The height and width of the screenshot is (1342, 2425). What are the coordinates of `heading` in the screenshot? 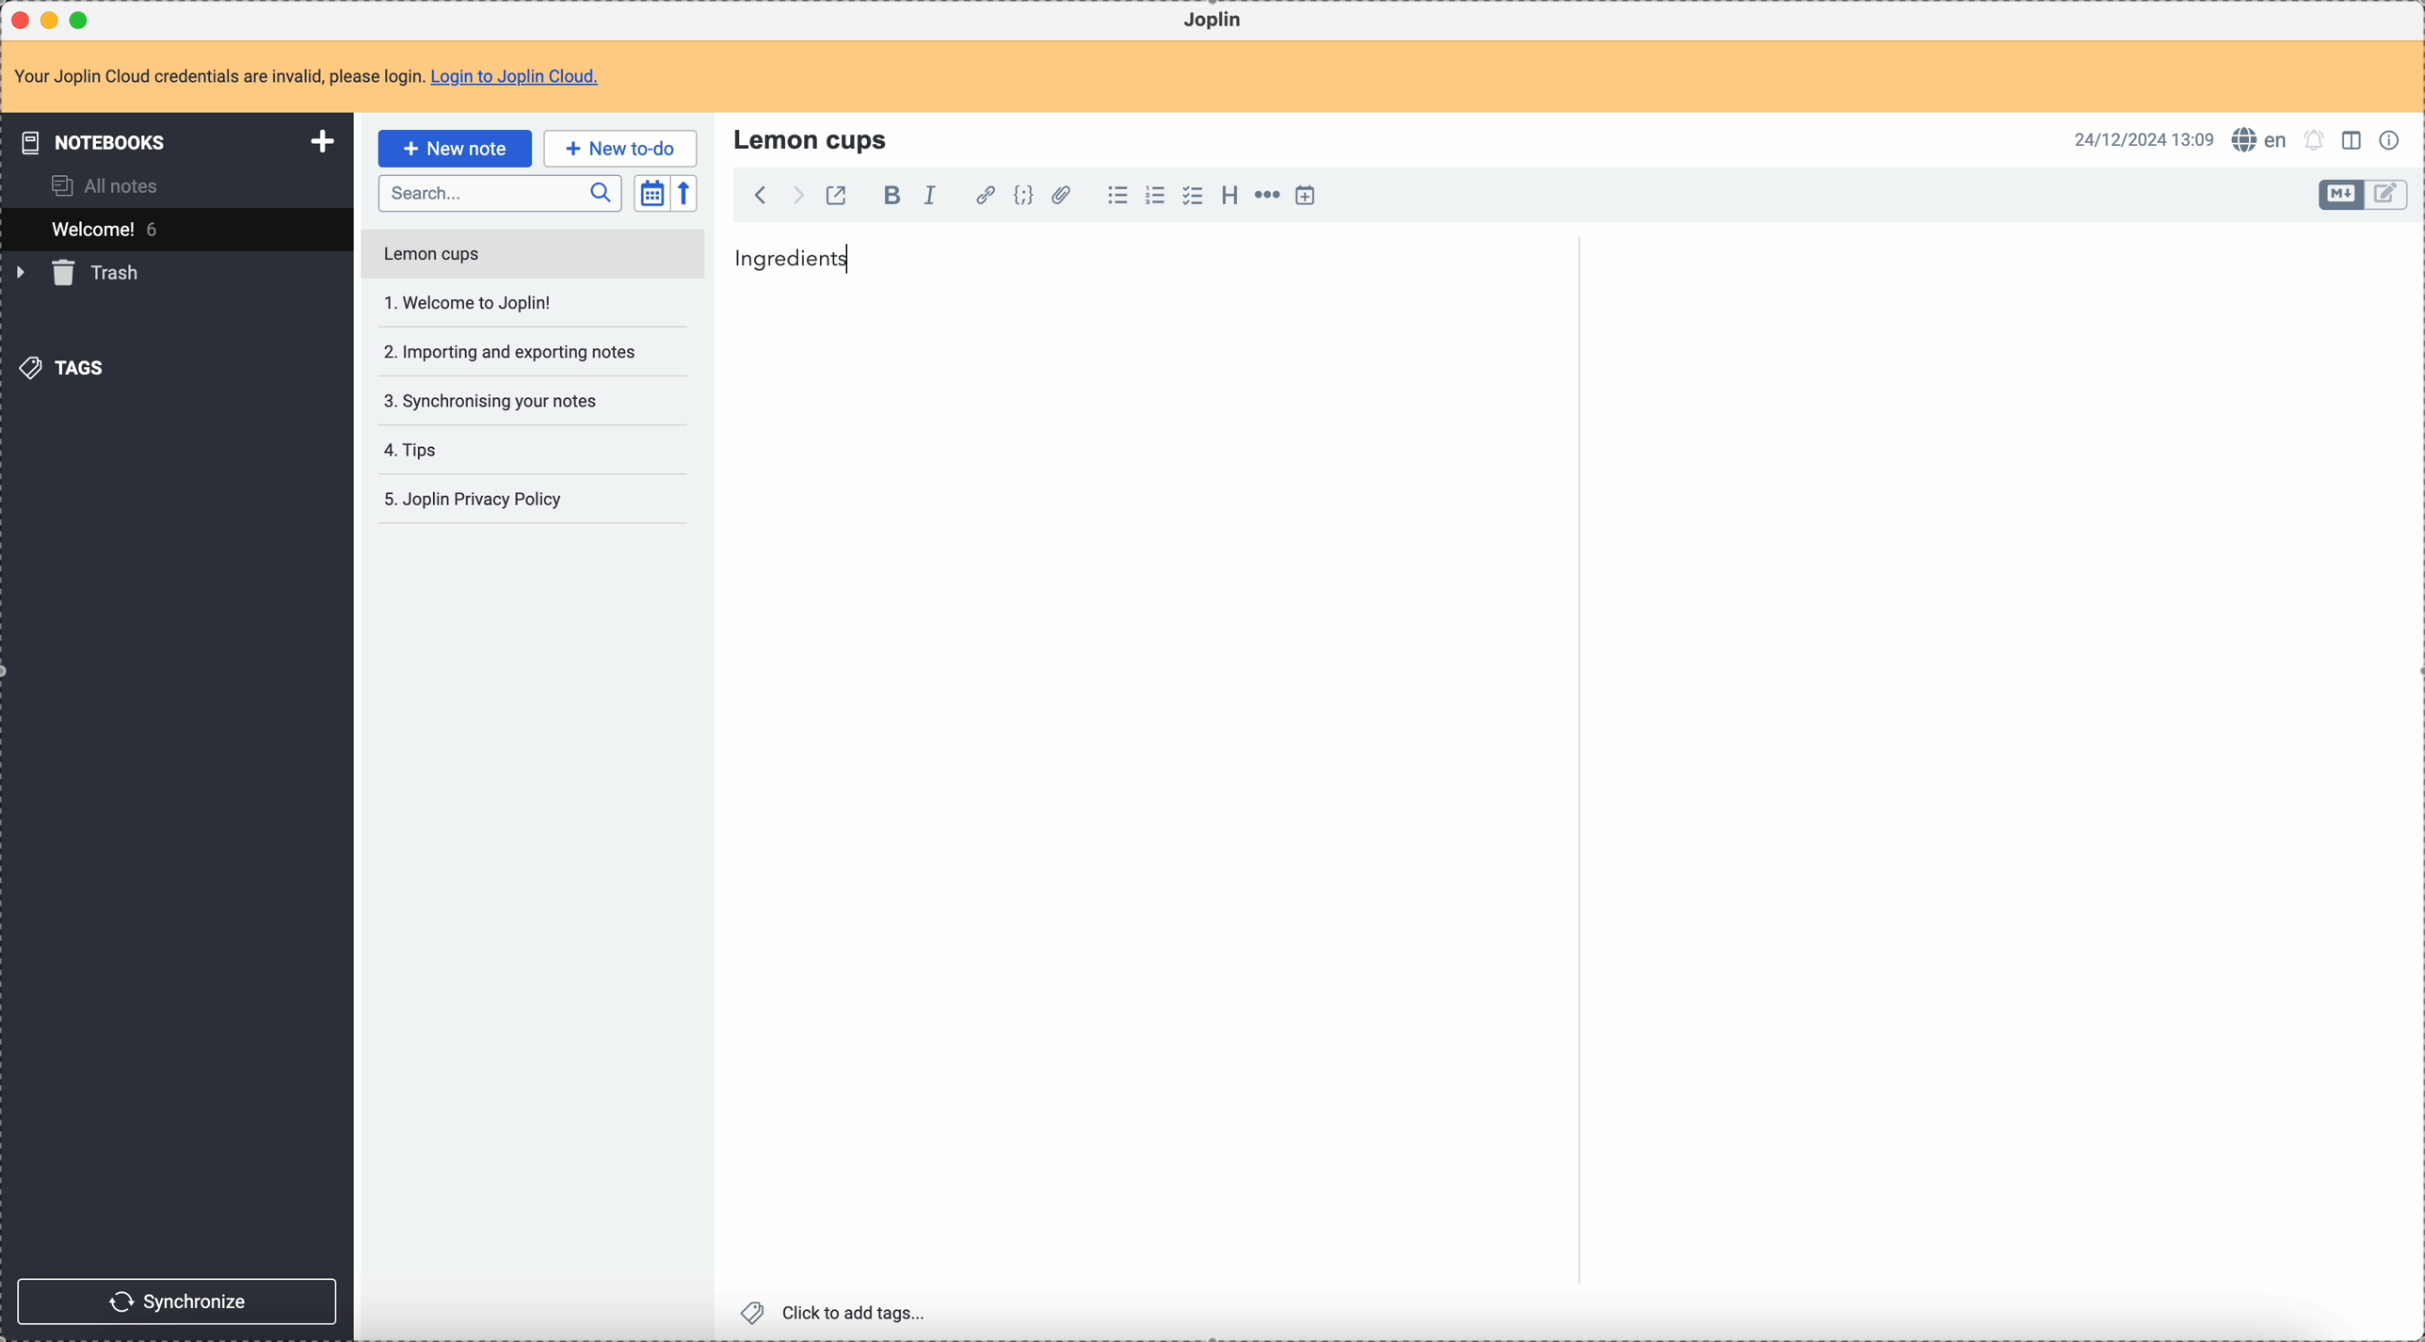 It's located at (1229, 194).